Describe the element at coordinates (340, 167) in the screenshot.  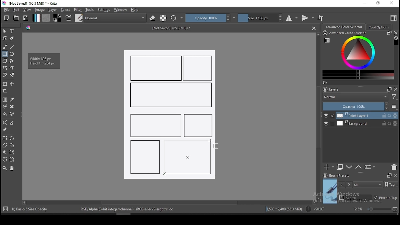
I see `duplicate layer` at that location.